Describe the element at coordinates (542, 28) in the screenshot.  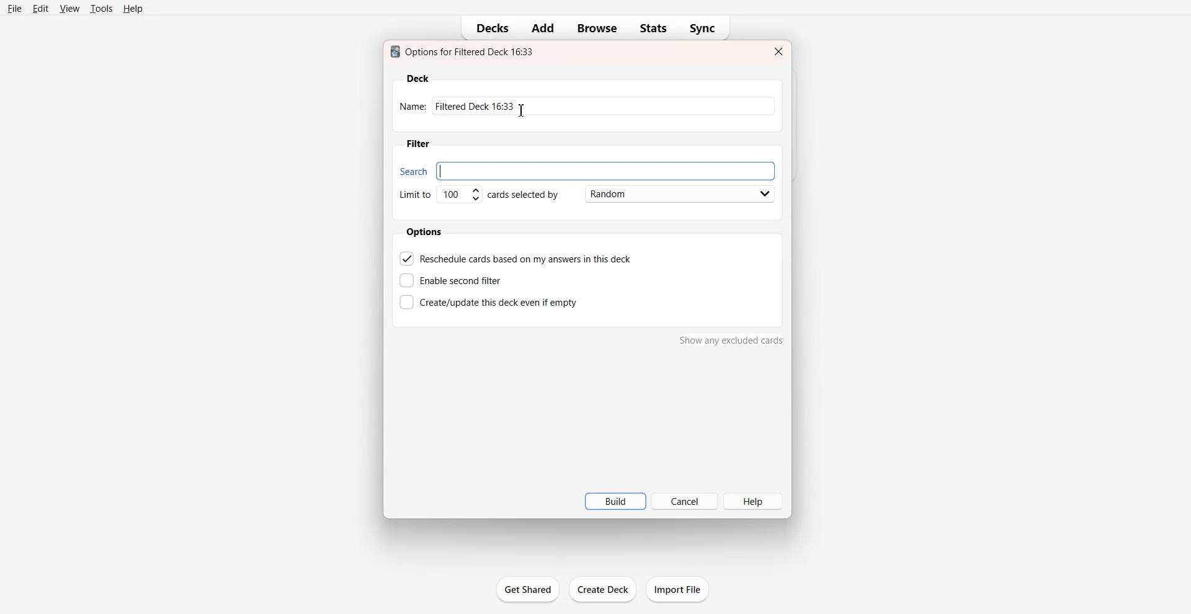
I see `Add` at that location.